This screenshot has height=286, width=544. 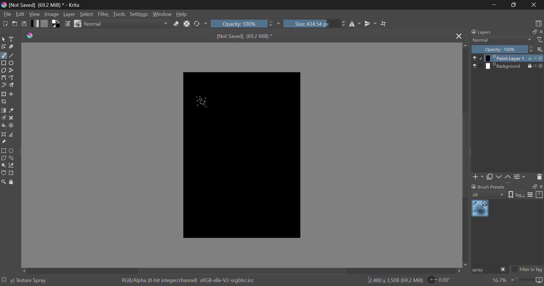 I want to click on Brush Preset Search: "spray", so click(x=484, y=270).